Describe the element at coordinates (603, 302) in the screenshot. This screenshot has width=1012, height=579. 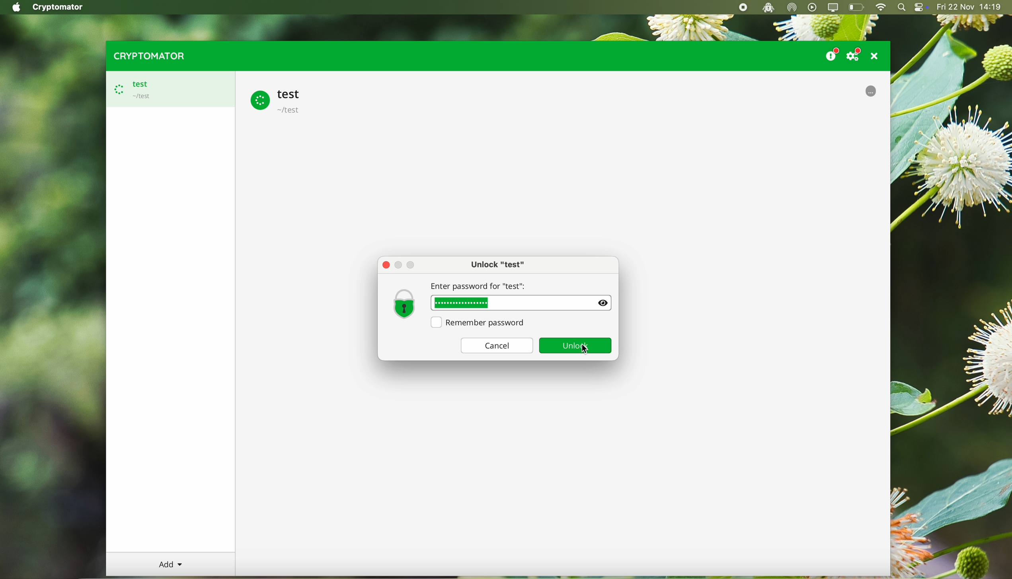
I see `Show` at that location.